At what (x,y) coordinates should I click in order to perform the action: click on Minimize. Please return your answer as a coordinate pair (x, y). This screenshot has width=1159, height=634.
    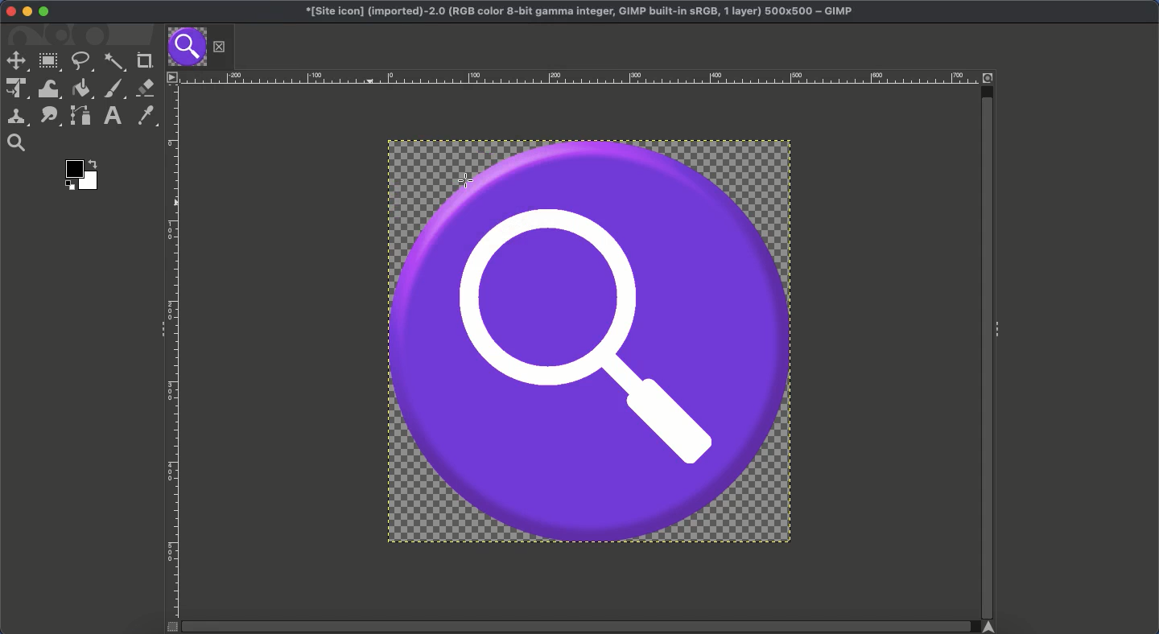
    Looking at the image, I should click on (27, 12).